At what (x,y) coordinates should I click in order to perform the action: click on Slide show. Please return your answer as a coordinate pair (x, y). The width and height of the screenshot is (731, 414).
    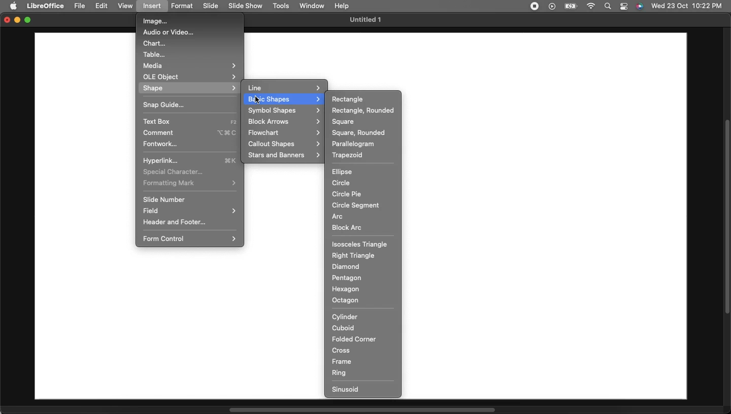
    Looking at the image, I should click on (245, 6).